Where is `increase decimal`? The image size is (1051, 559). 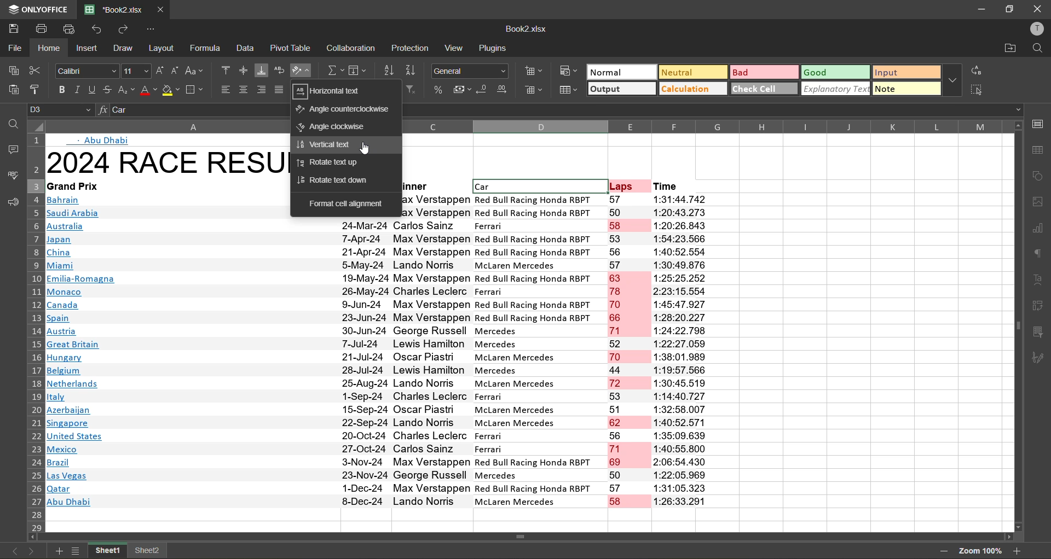
increase decimal is located at coordinates (503, 91).